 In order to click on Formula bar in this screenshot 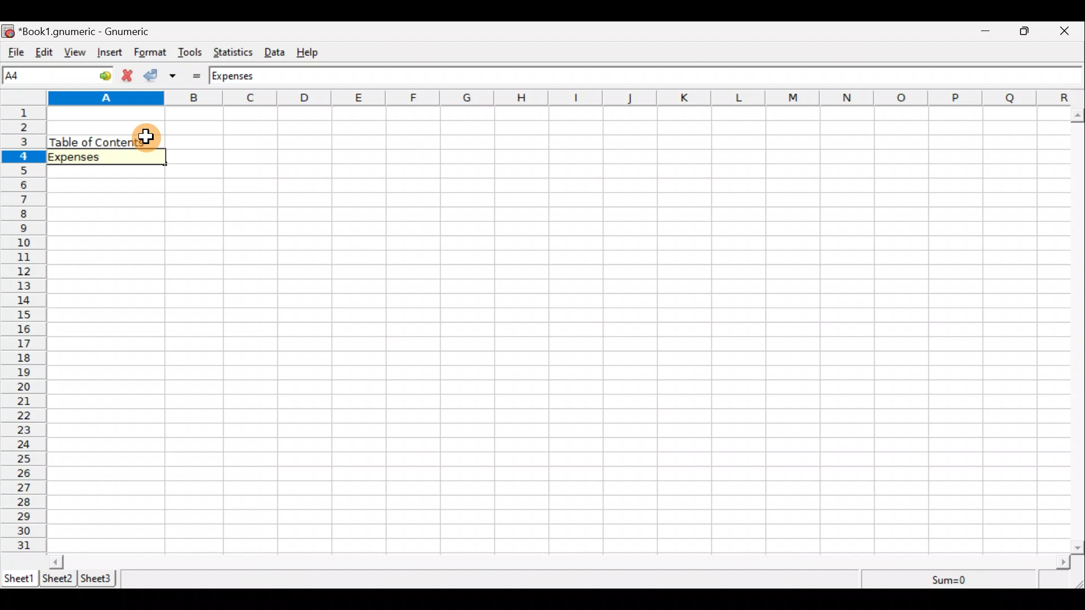, I will do `click(641, 75)`.